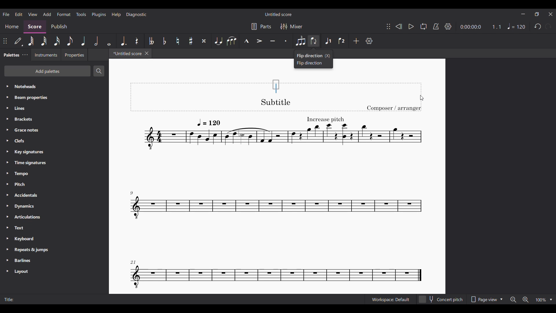 This screenshot has width=556, height=313. What do you see at coordinates (342, 41) in the screenshot?
I see `Voice 2` at bounding box center [342, 41].